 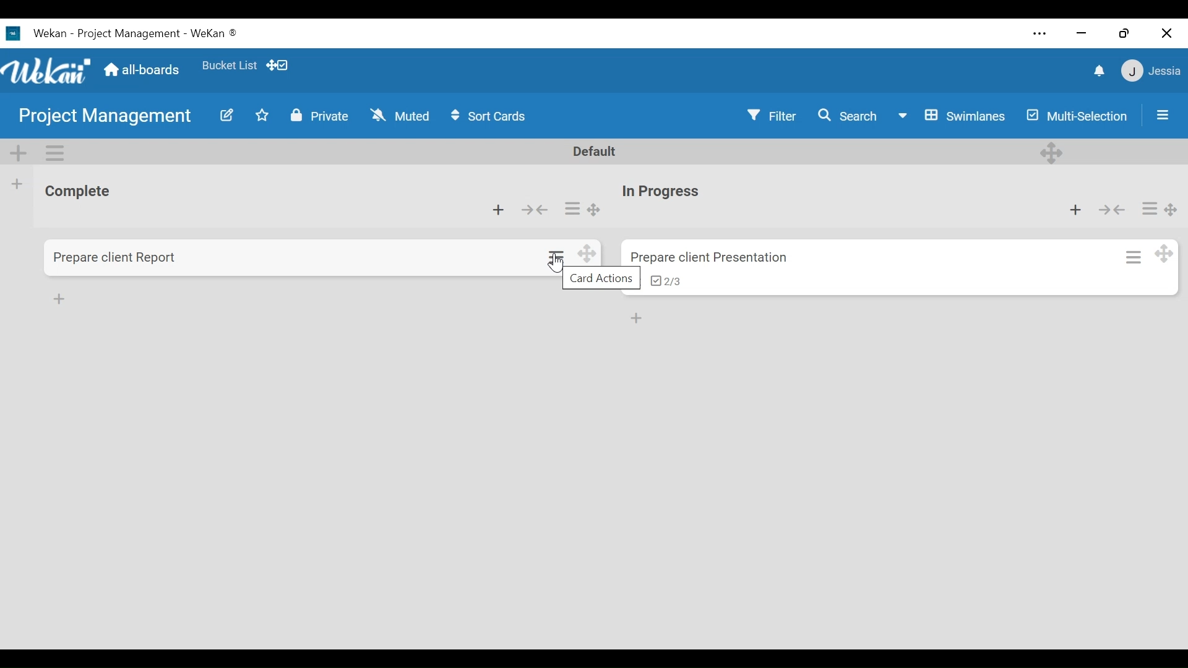 I want to click on Card Title, so click(x=715, y=257).